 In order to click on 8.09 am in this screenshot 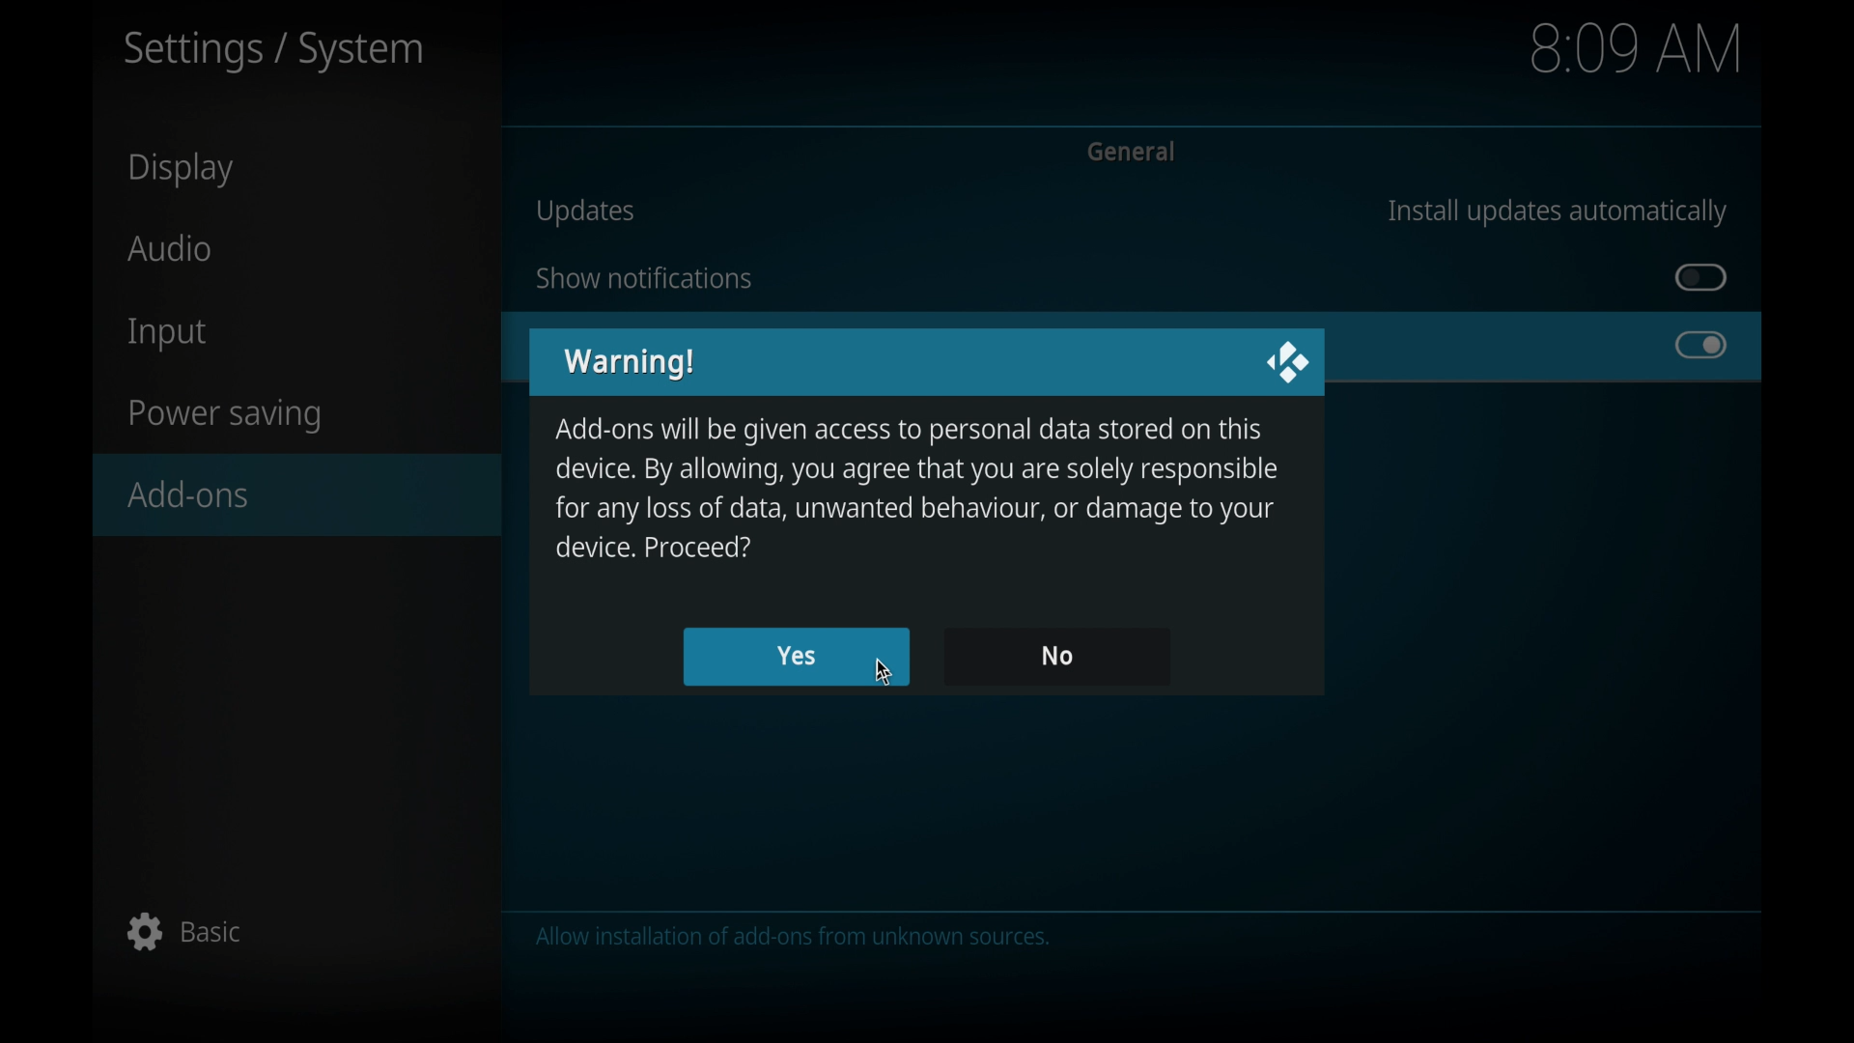, I will do `click(1639, 47)`.